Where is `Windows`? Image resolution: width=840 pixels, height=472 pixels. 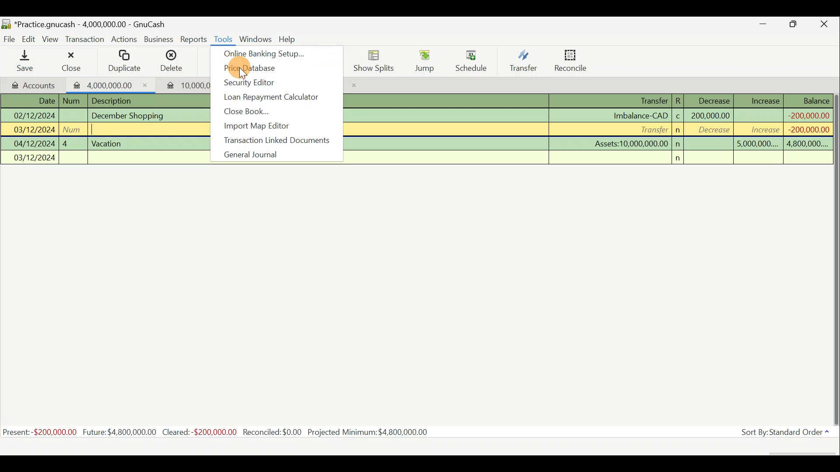
Windows is located at coordinates (255, 39).